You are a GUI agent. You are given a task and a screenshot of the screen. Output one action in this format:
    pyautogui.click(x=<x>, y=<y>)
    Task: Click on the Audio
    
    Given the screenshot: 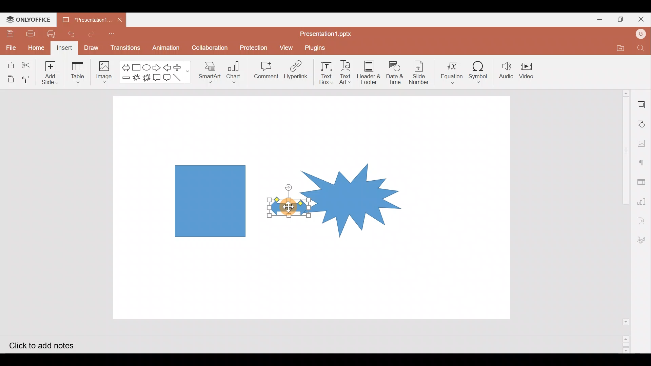 What is the action you would take?
    pyautogui.click(x=507, y=70)
    